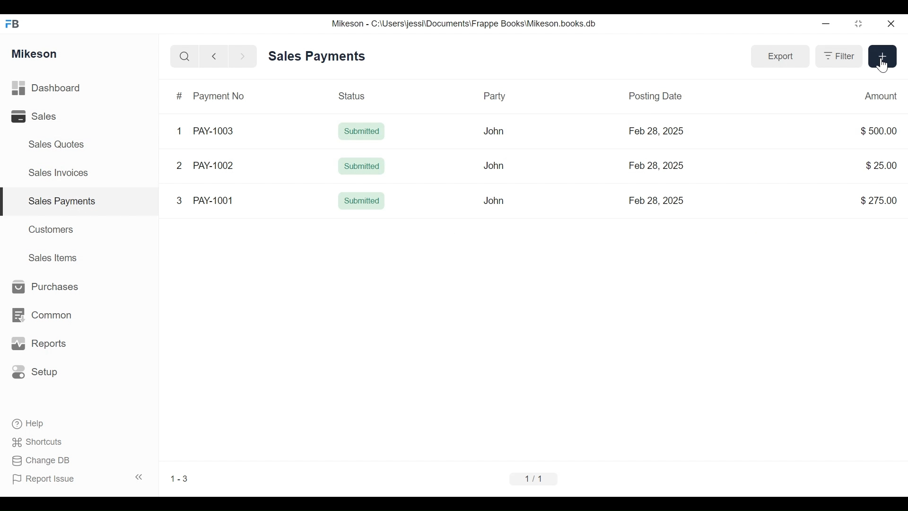  I want to click on John, so click(497, 169).